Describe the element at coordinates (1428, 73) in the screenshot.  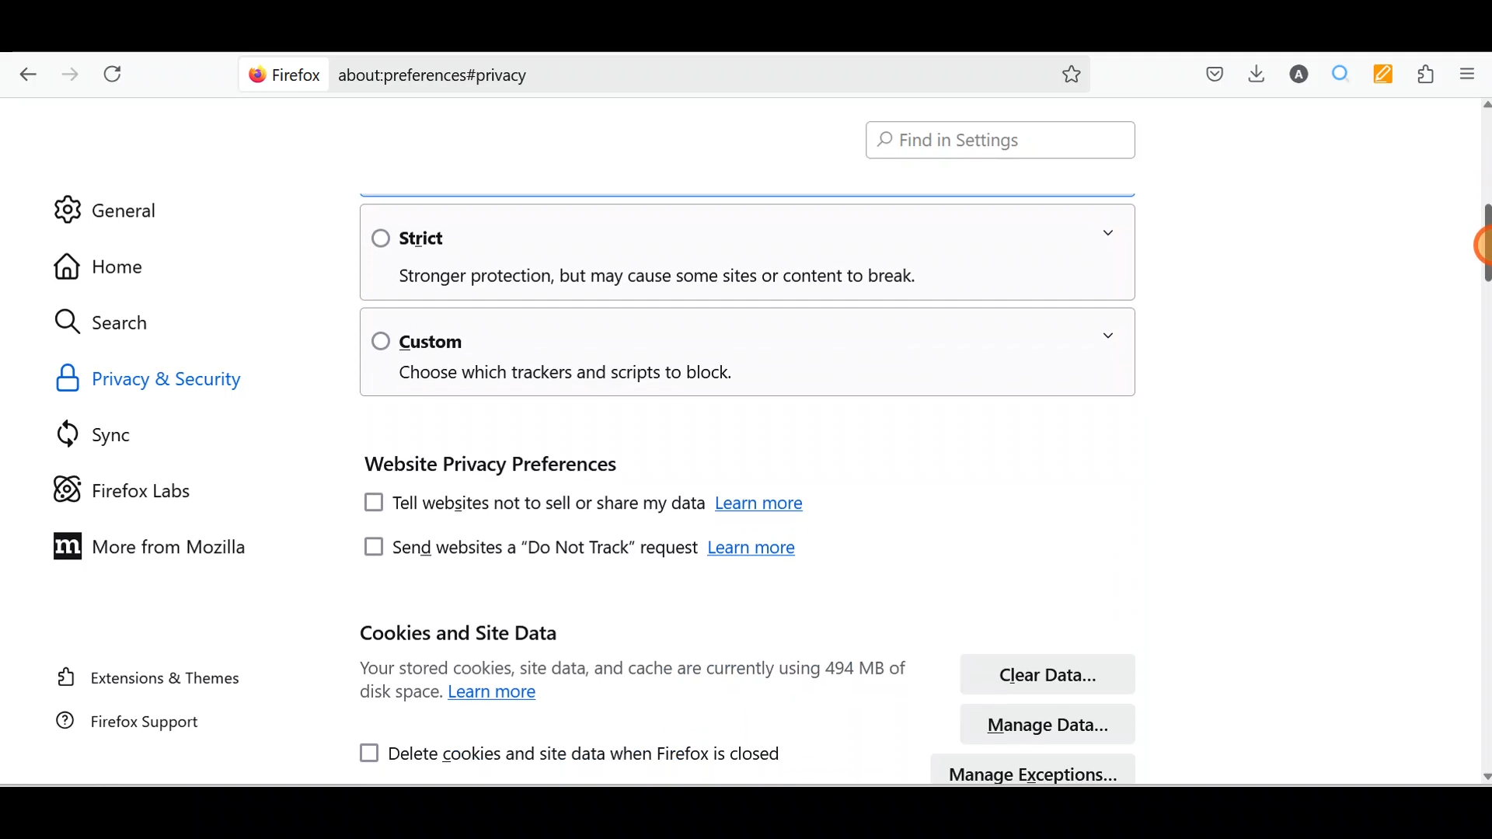
I see `Extensions` at that location.